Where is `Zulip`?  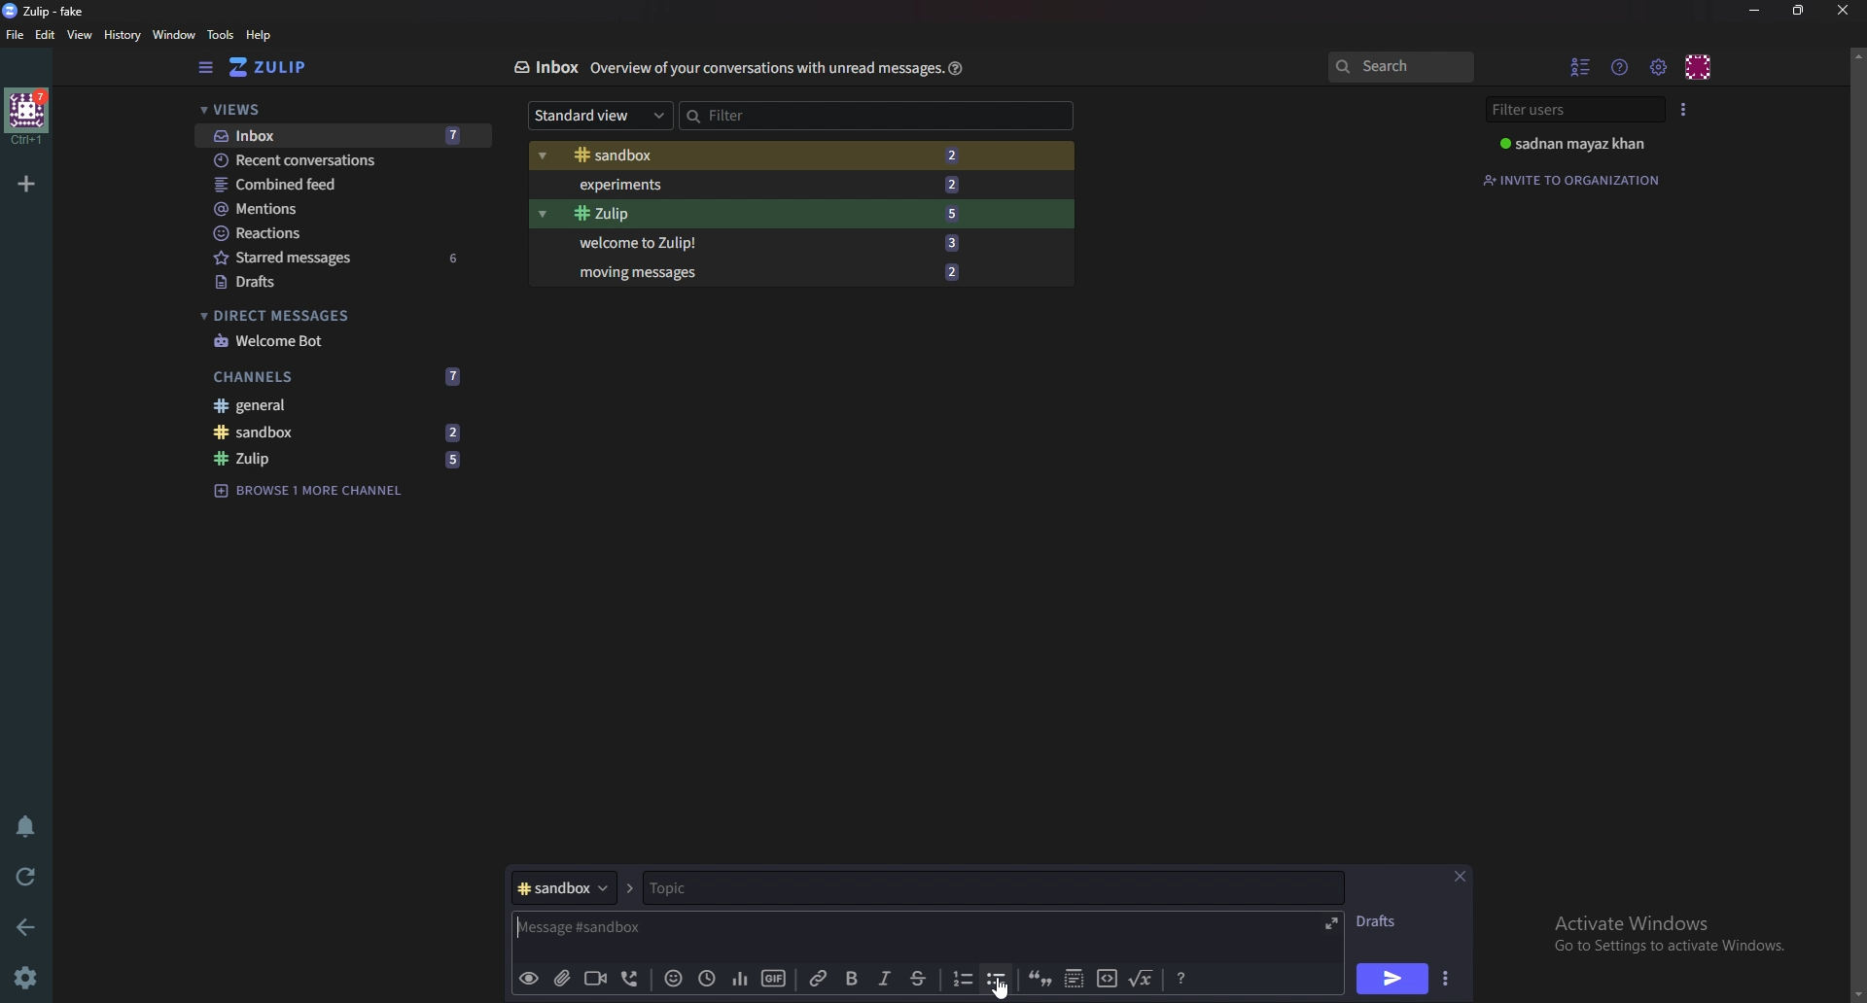
Zulip is located at coordinates (763, 214).